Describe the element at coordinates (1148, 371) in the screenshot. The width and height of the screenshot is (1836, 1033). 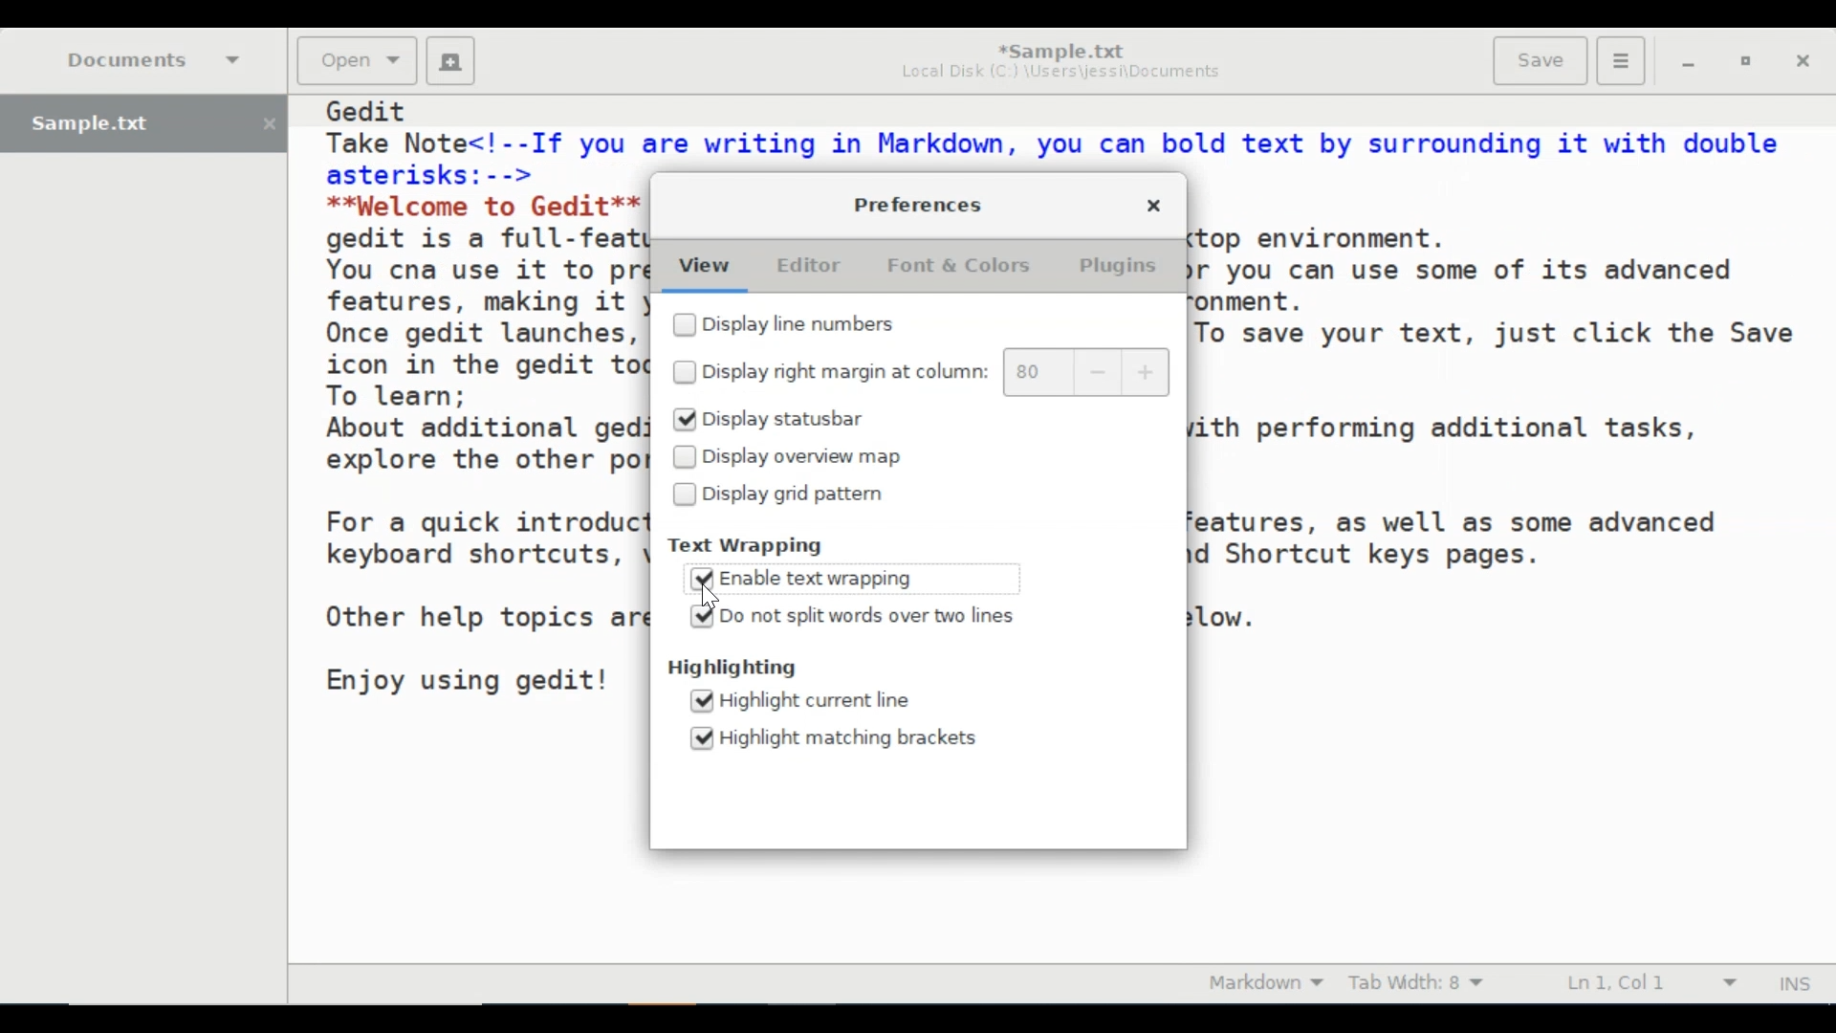
I see `increase margin` at that location.